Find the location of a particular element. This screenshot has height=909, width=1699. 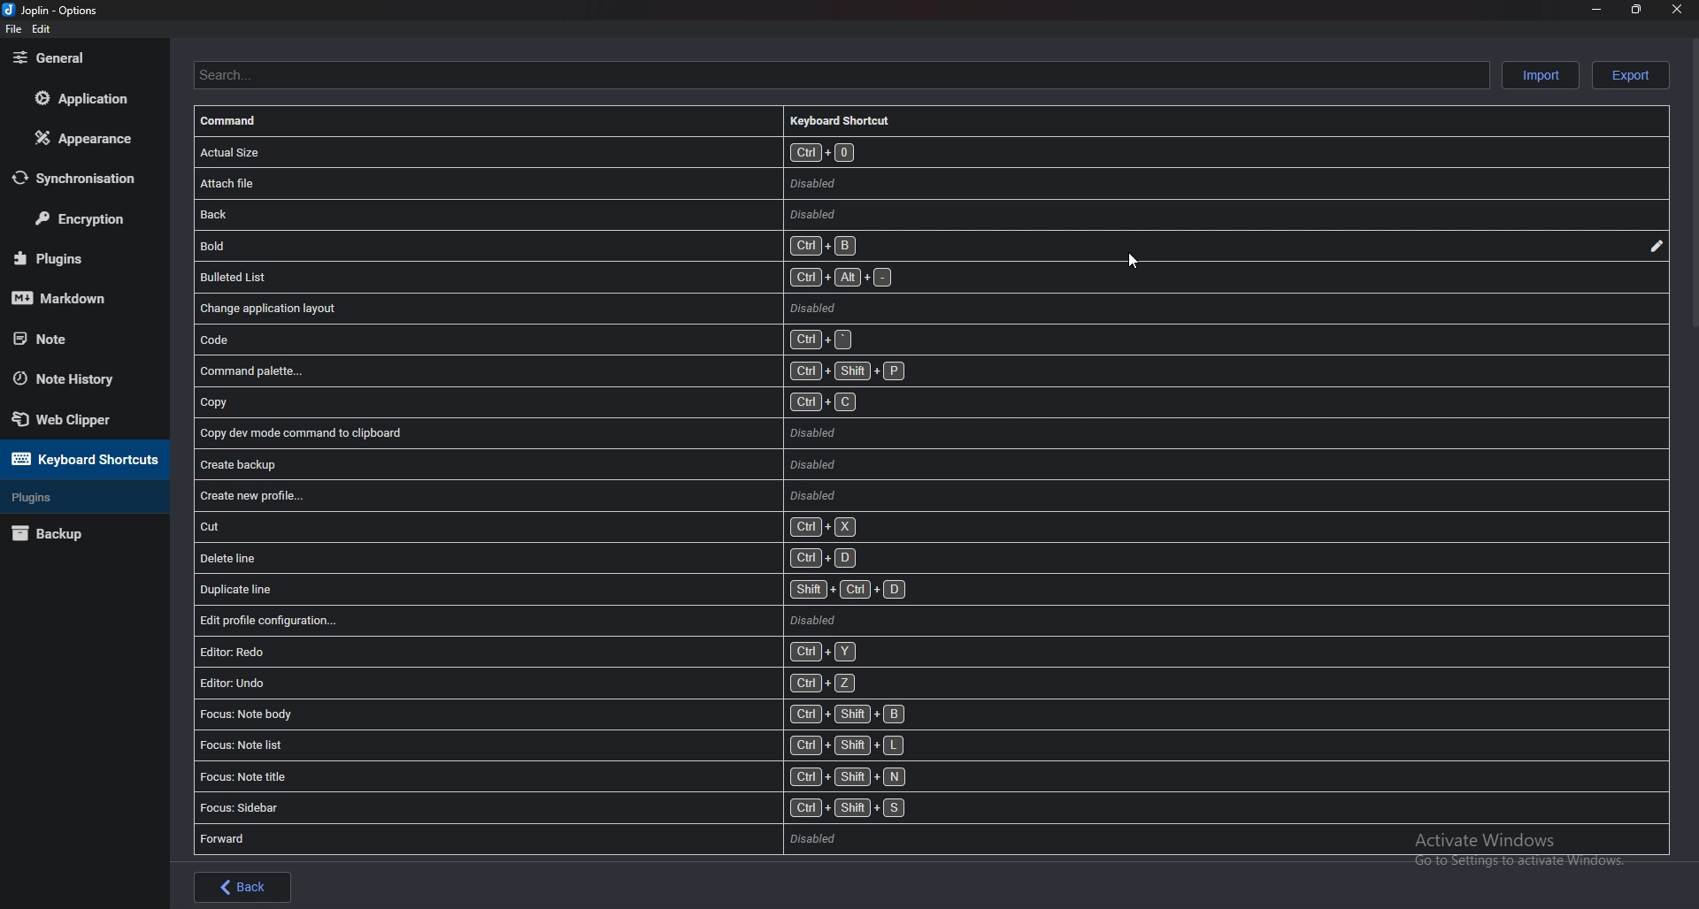

Create new profile is located at coordinates (522, 495).